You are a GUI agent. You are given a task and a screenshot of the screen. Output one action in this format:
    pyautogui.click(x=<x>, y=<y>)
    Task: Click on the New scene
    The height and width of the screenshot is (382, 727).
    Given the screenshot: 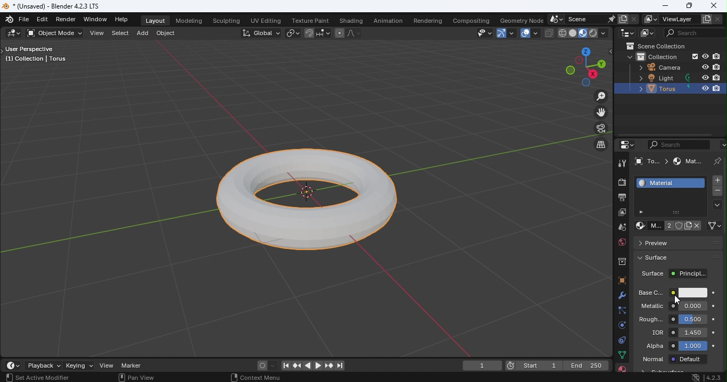 What is the action you would take?
    pyautogui.click(x=622, y=19)
    